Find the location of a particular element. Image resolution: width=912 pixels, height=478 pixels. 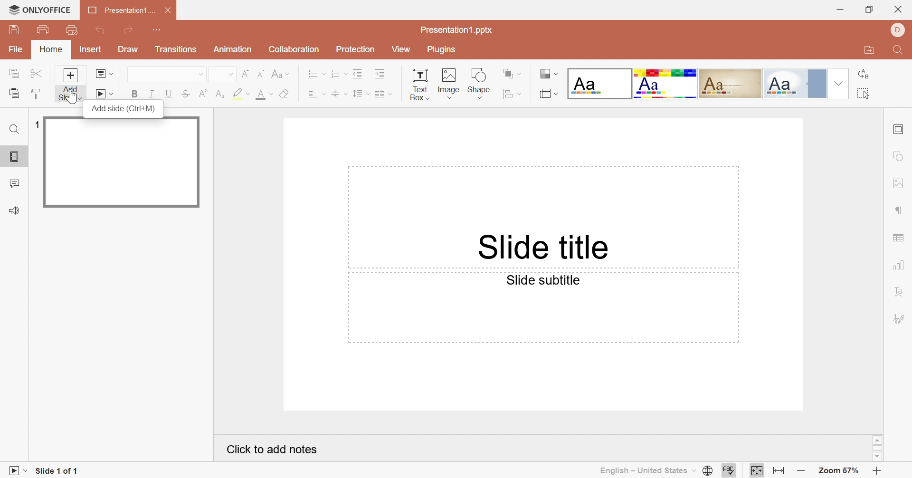

Insert Columns is located at coordinates (384, 95).